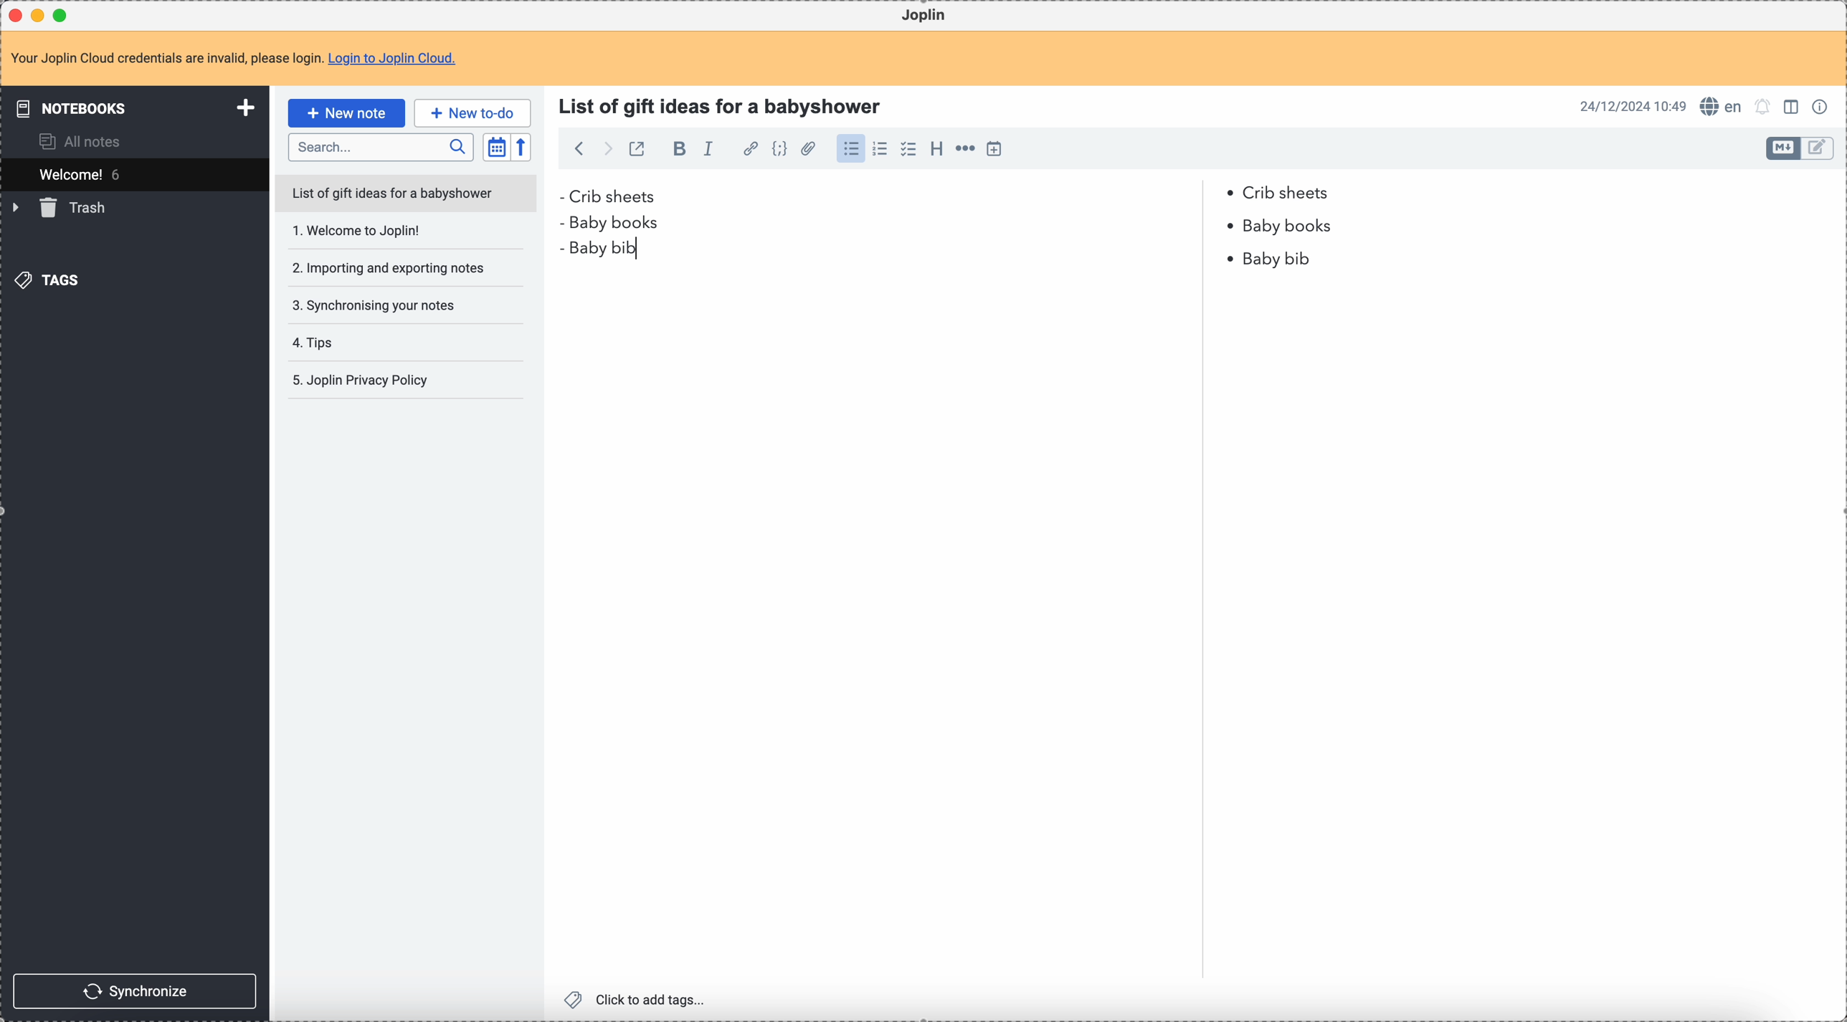 This screenshot has width=1847, height=1022. I want to click on baby bib, so click(936, 256).